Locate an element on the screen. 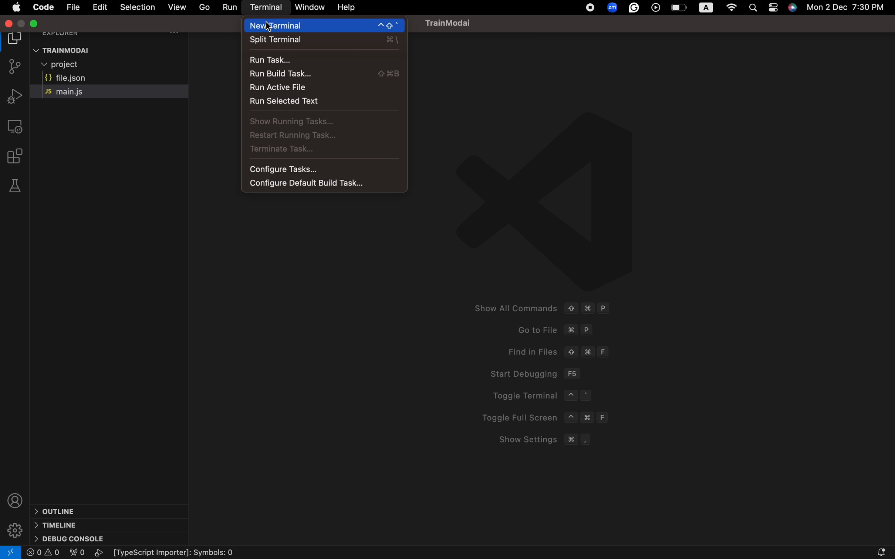 This screenshot has height=559, width=895. tests is located at coordinates (15, 186).